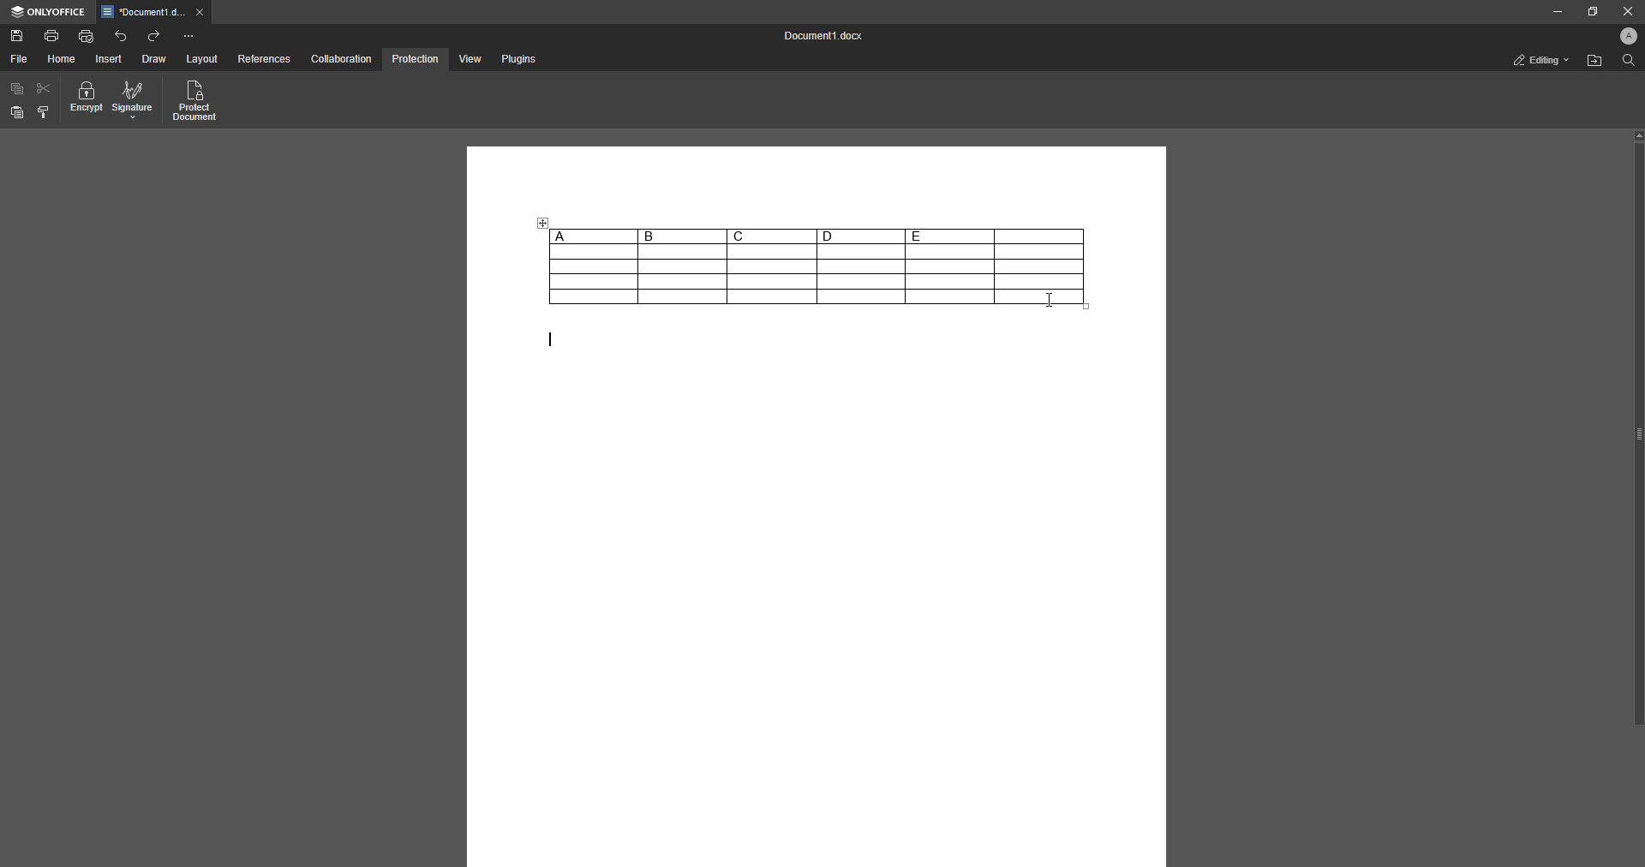  I want to click on Restore, so click(1588, 11).